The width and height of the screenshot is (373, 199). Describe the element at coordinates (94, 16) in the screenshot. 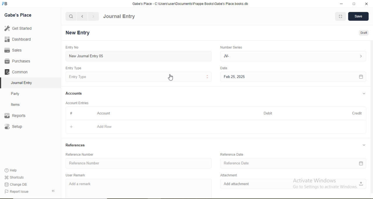

I see `navigate forward` at that location.